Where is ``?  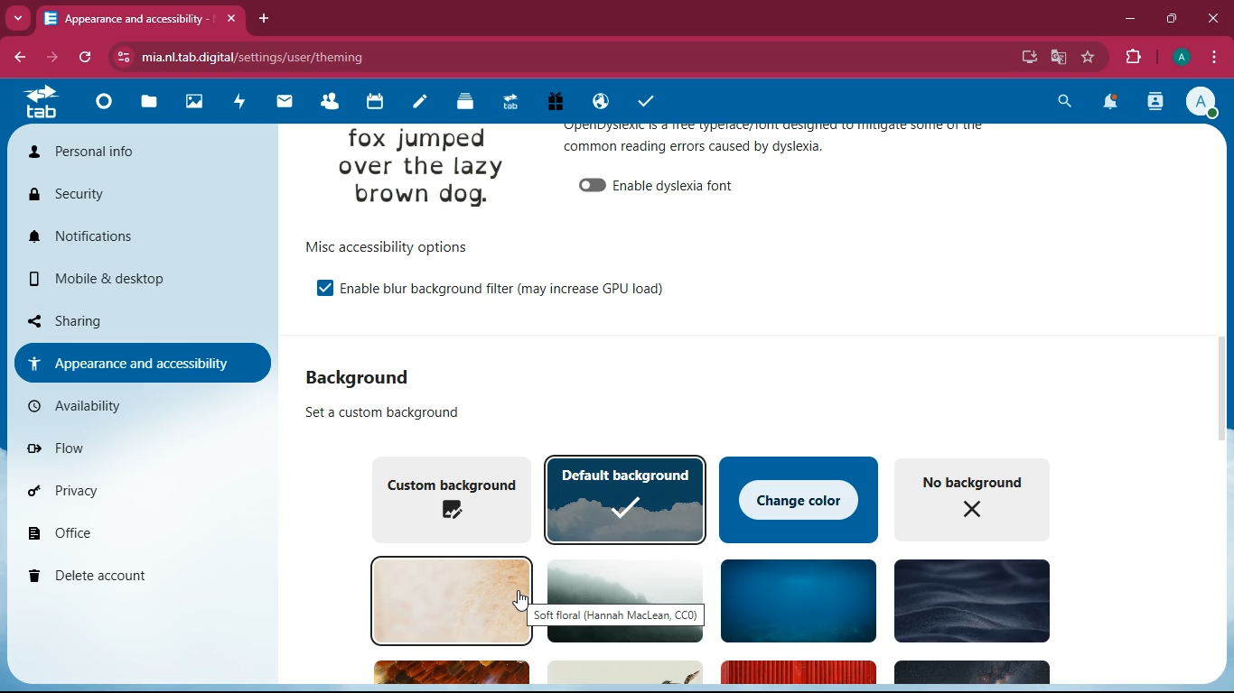
 is located at coordinates (622, 674).